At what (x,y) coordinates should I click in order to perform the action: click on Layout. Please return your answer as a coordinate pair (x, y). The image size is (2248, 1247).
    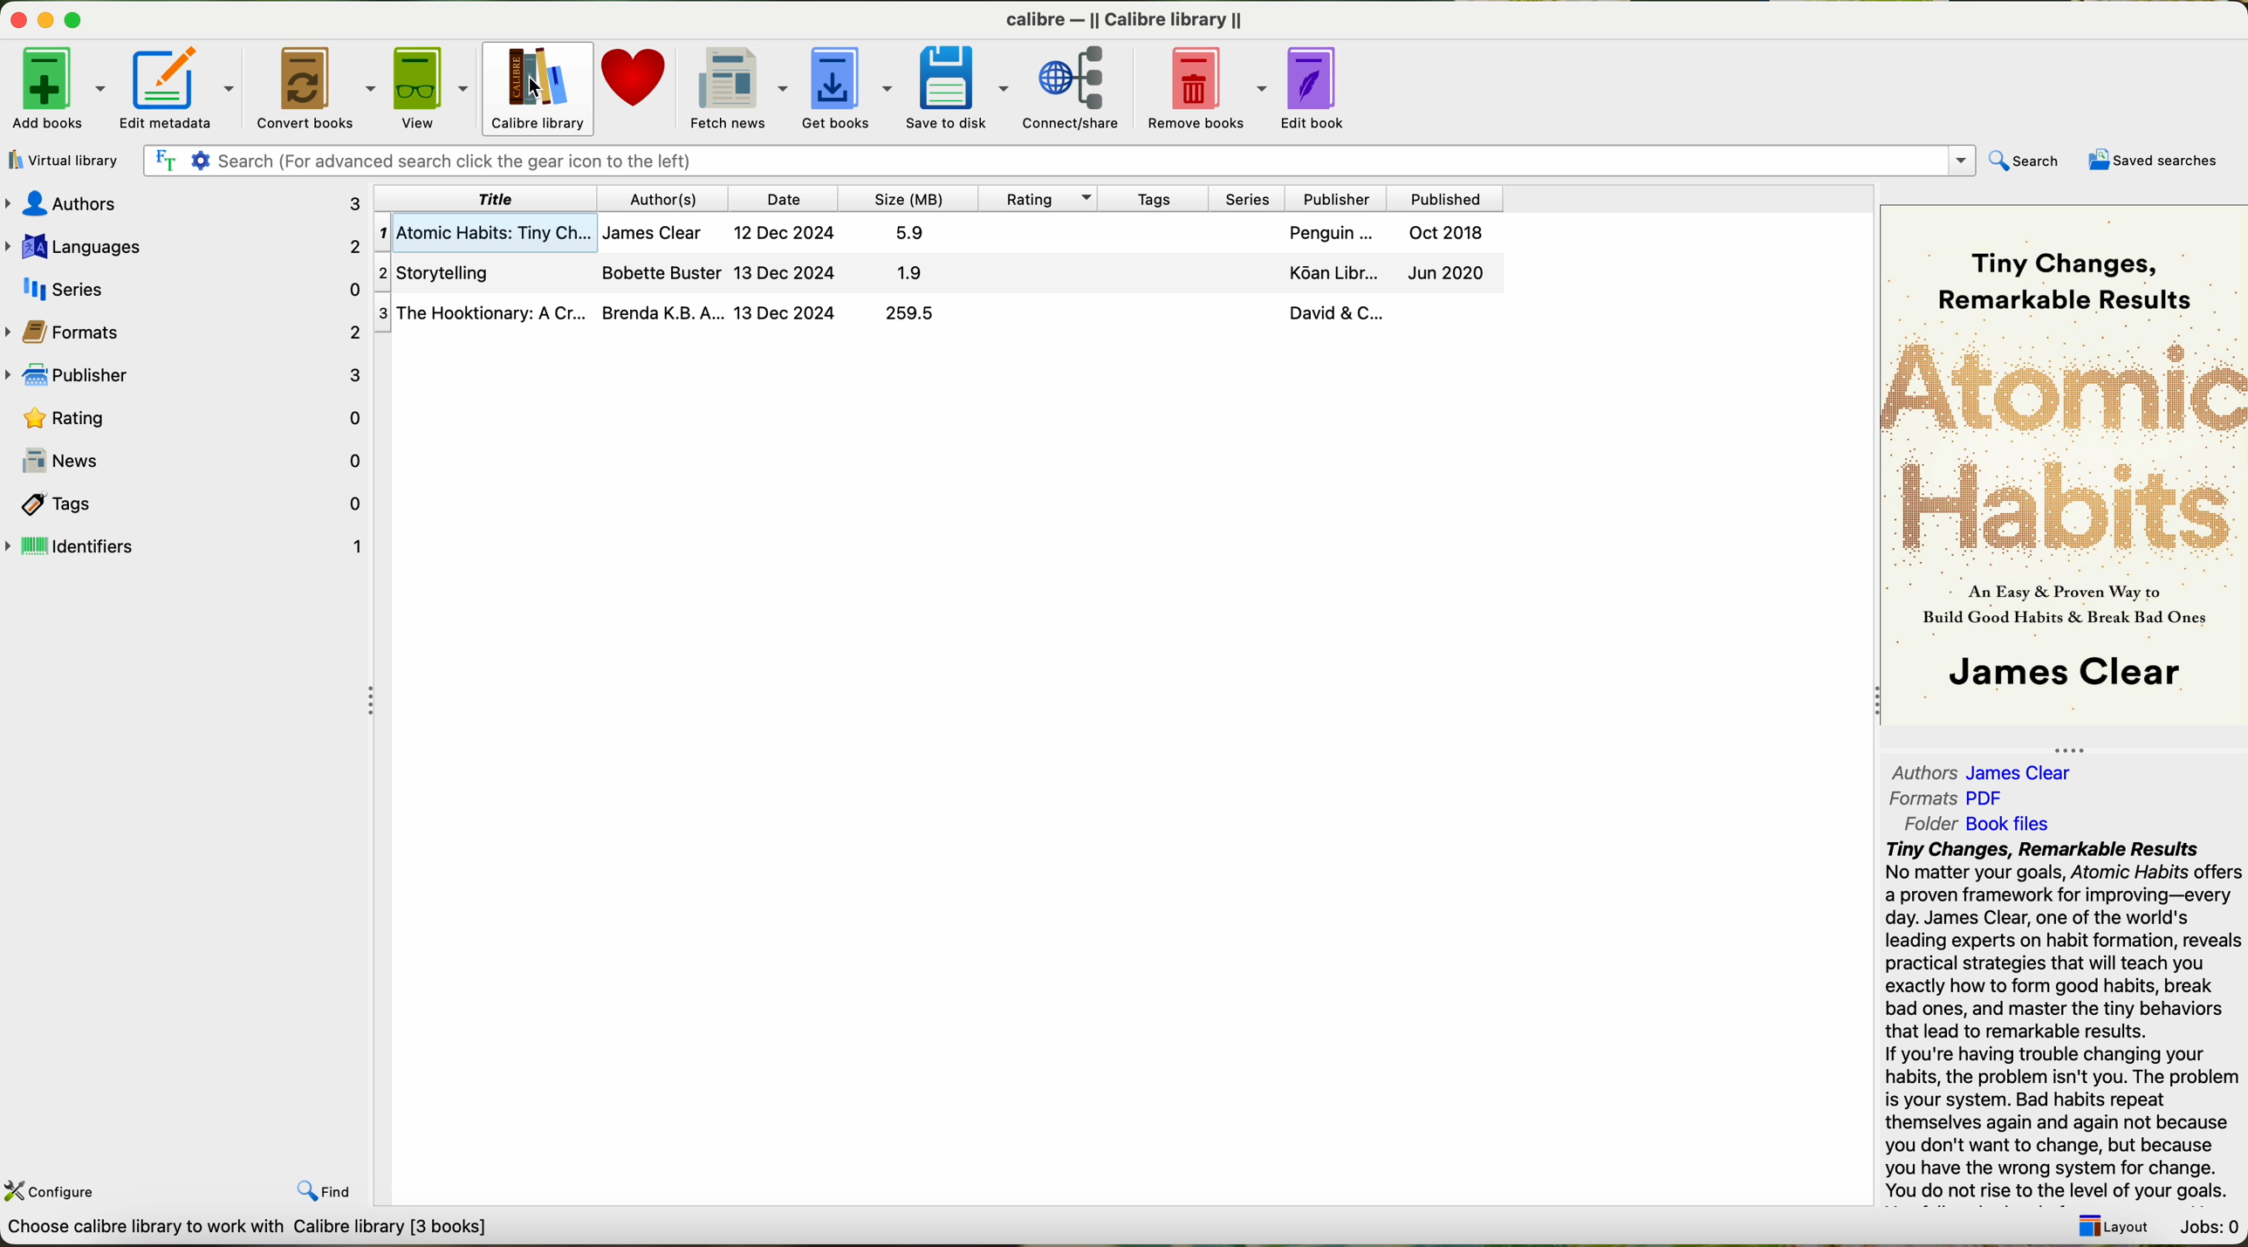
    Looking at the image, I should click on (2108, 1221).